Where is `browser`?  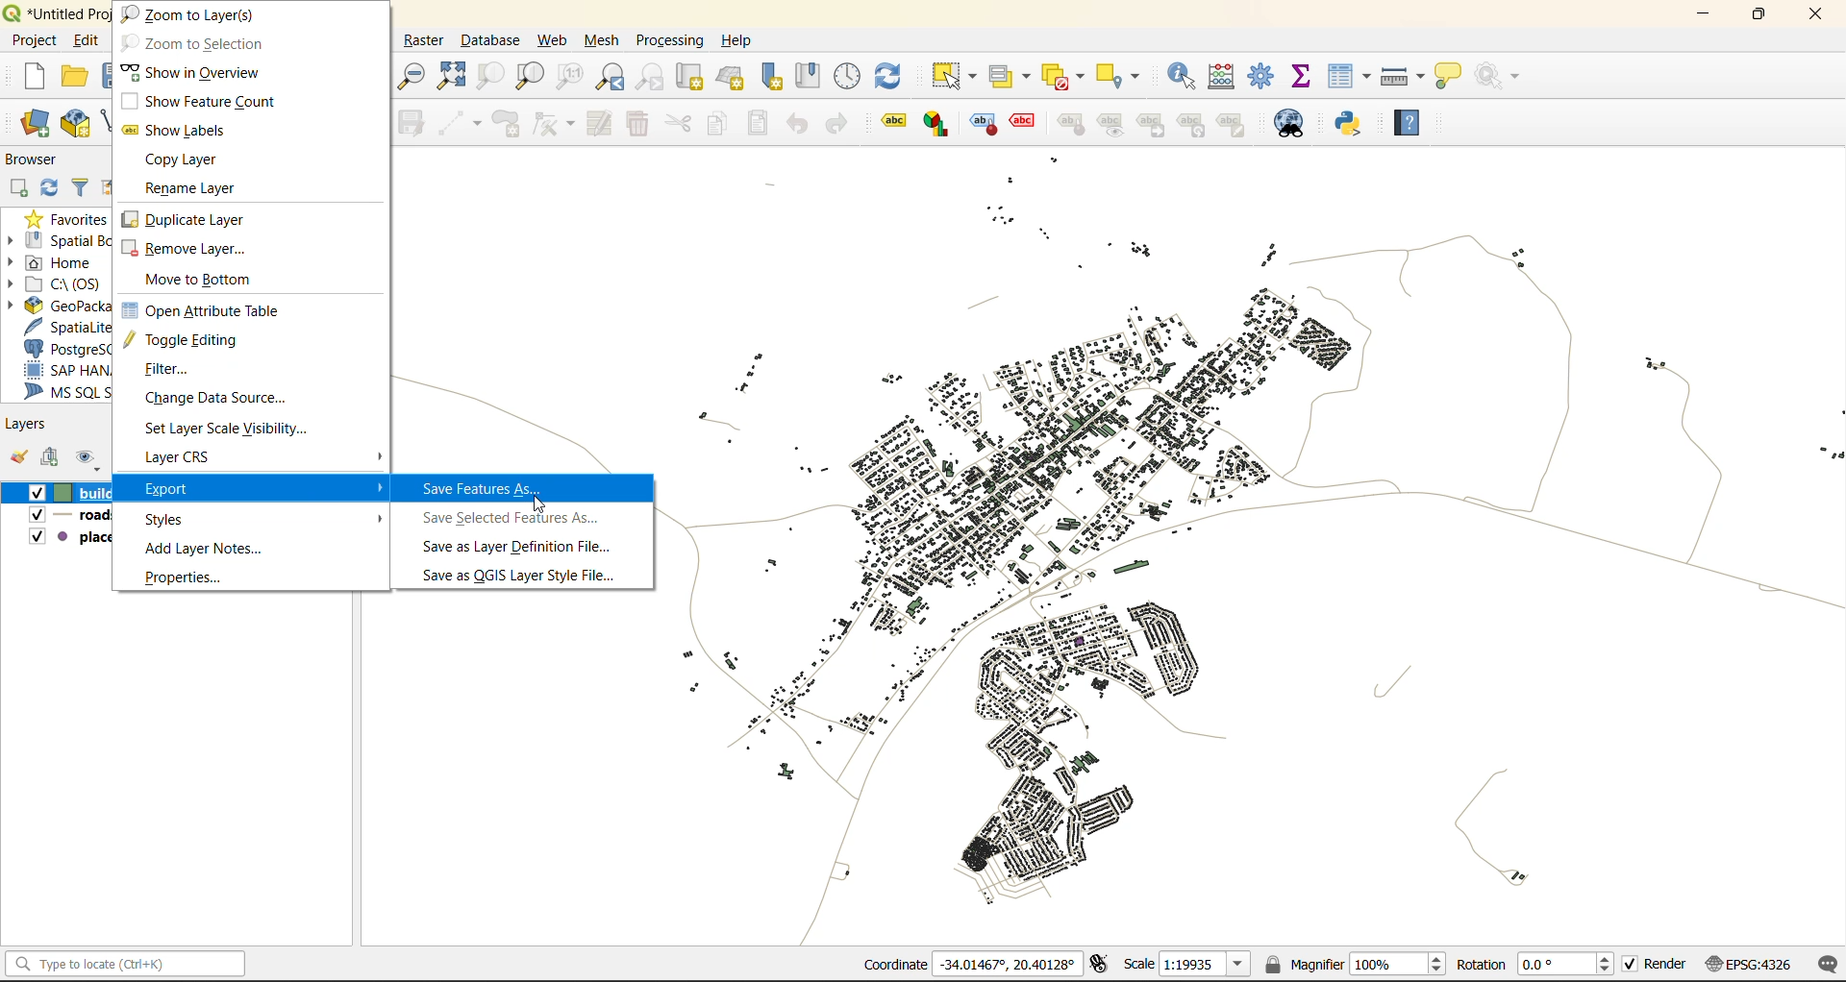
browser is located at coordinates (39, 159).